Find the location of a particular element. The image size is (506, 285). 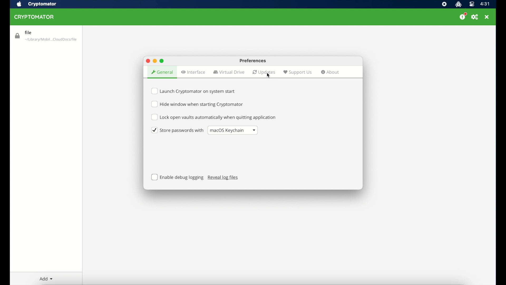

dropdown is located at coordinates (232, 130).